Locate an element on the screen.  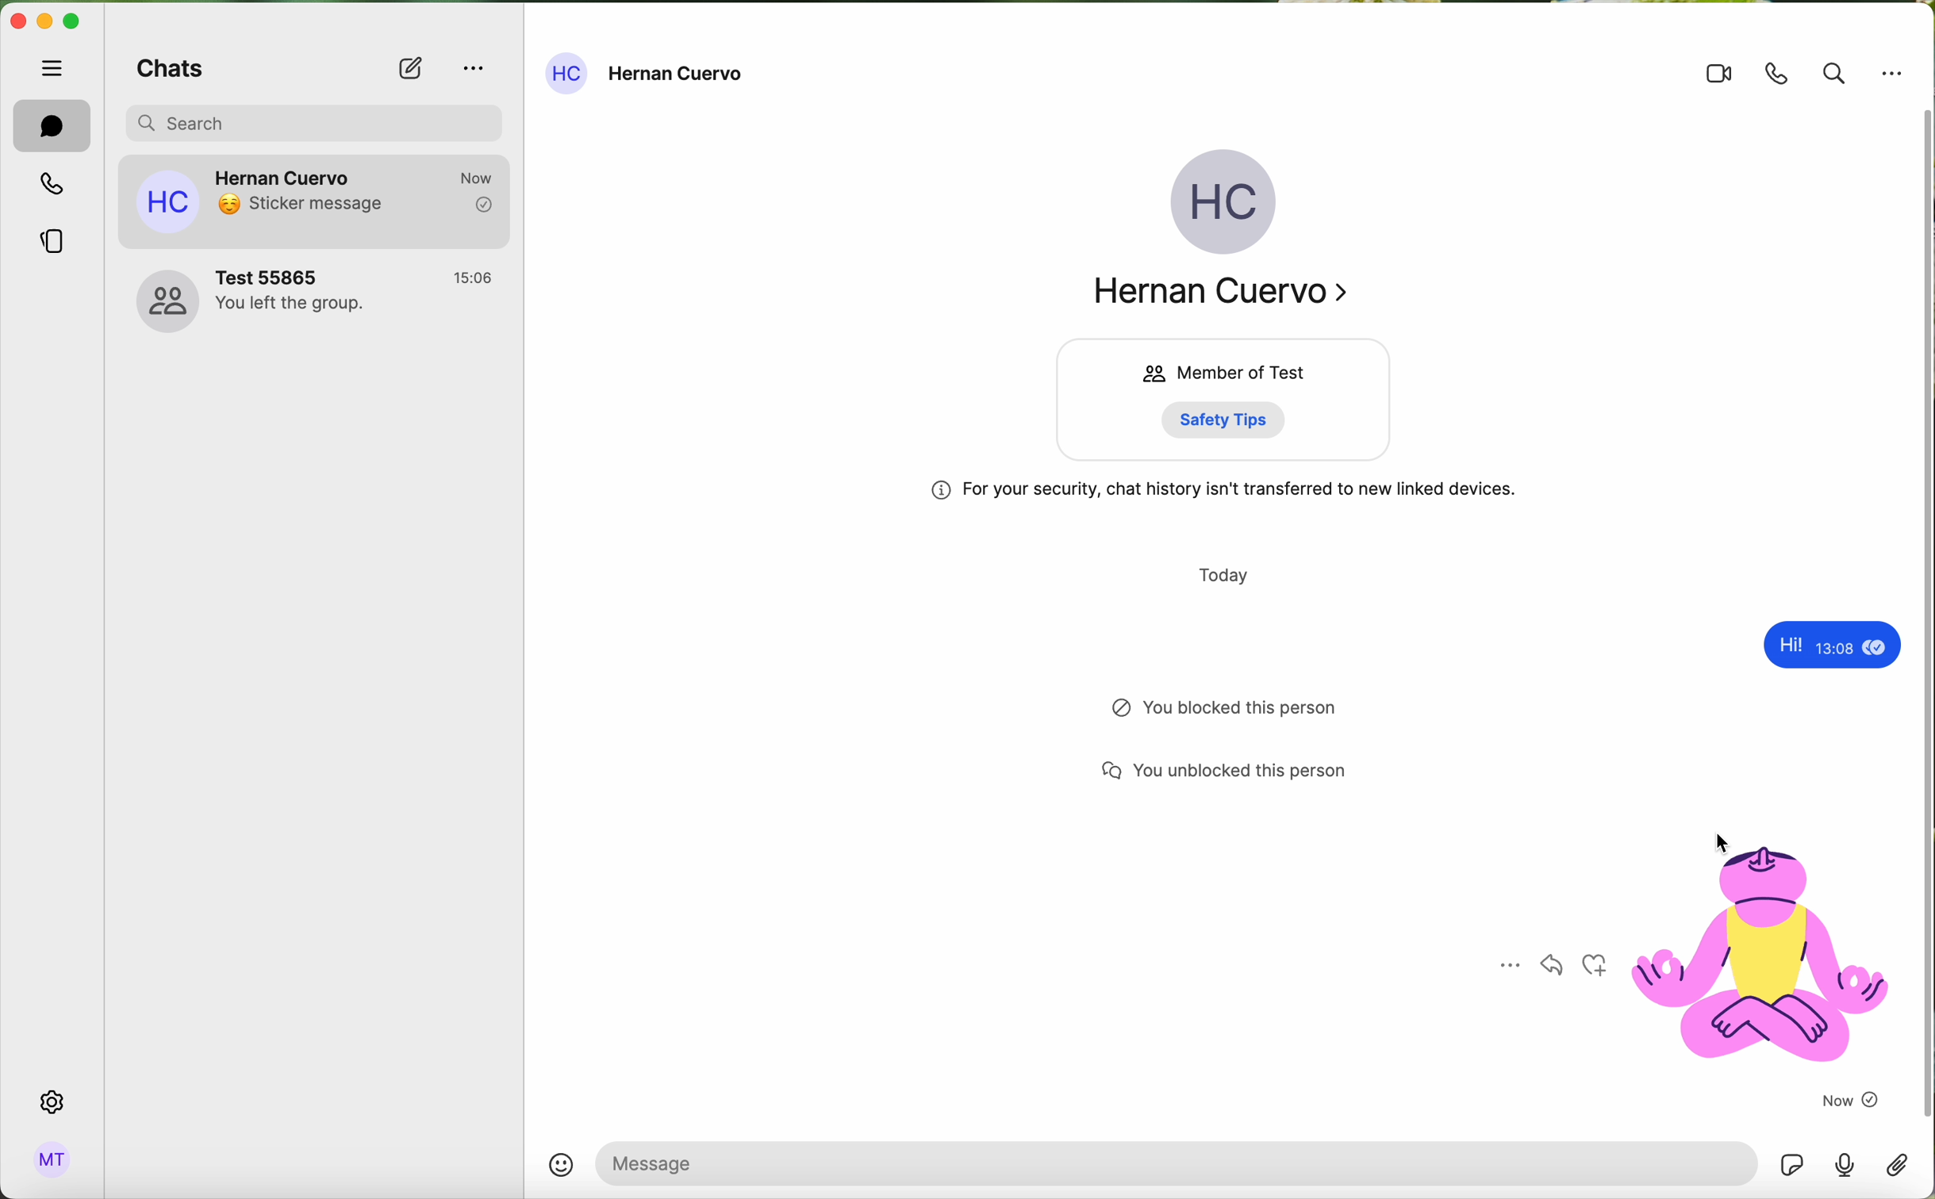
settings is located at coordinates (54, 1101).